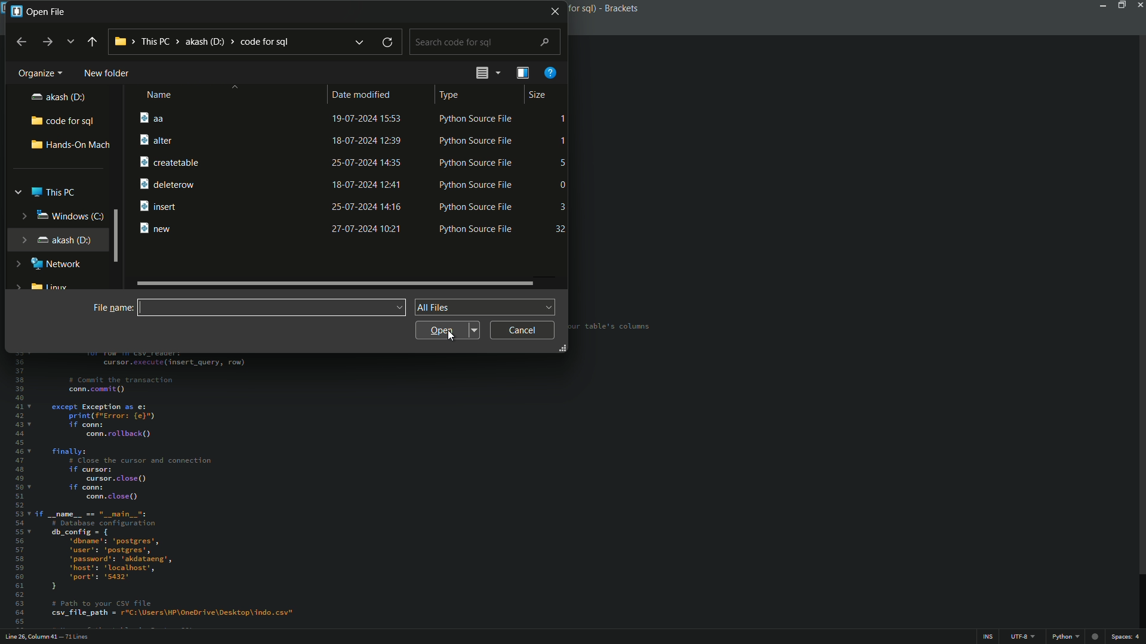 Image resolution: width=1146 pixels, height=644 pixels. Describe the element at coordinates (603, 8) in the screenshot. I see `app name` at that location.